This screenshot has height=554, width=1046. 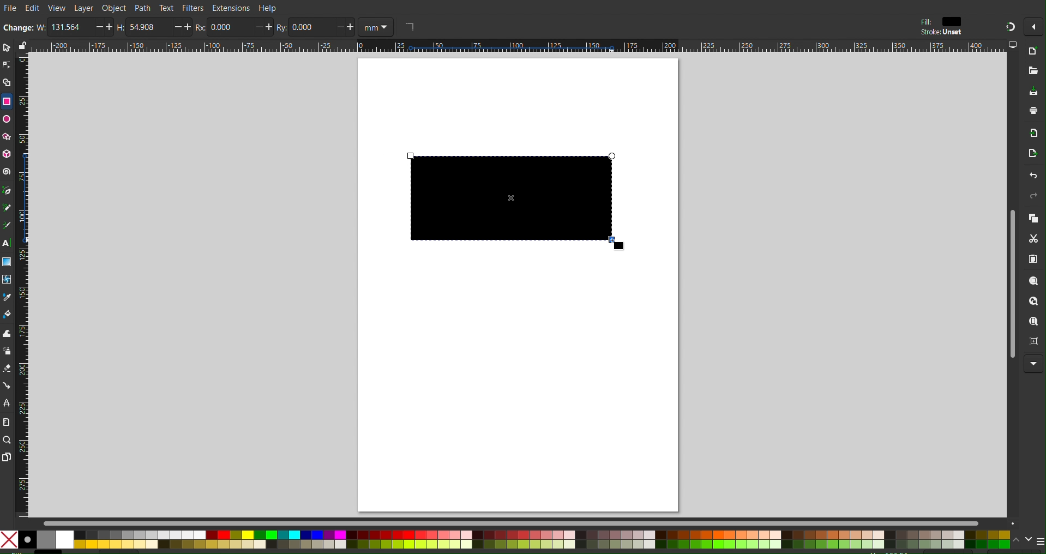 What do you see at coordinates (7, 120) in the screenshot?
I see `Ellipse` at bounding box center [7, 120].